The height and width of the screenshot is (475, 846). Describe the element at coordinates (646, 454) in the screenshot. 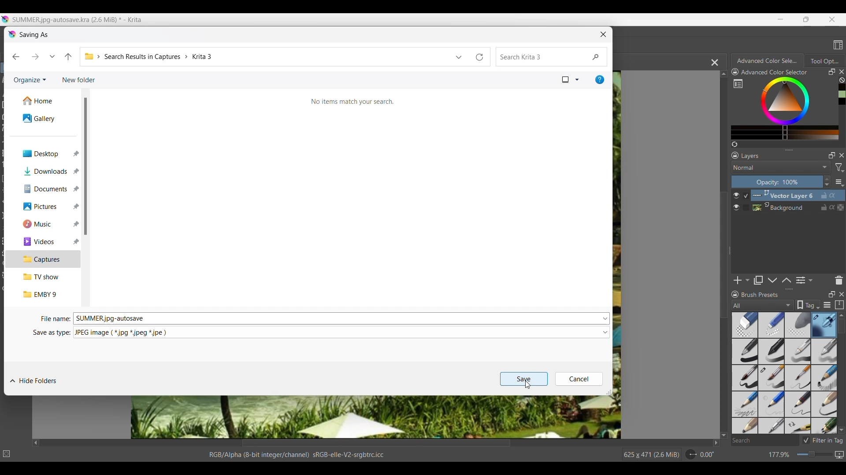

I see `625 x 471 (26 MiB)` at that location.